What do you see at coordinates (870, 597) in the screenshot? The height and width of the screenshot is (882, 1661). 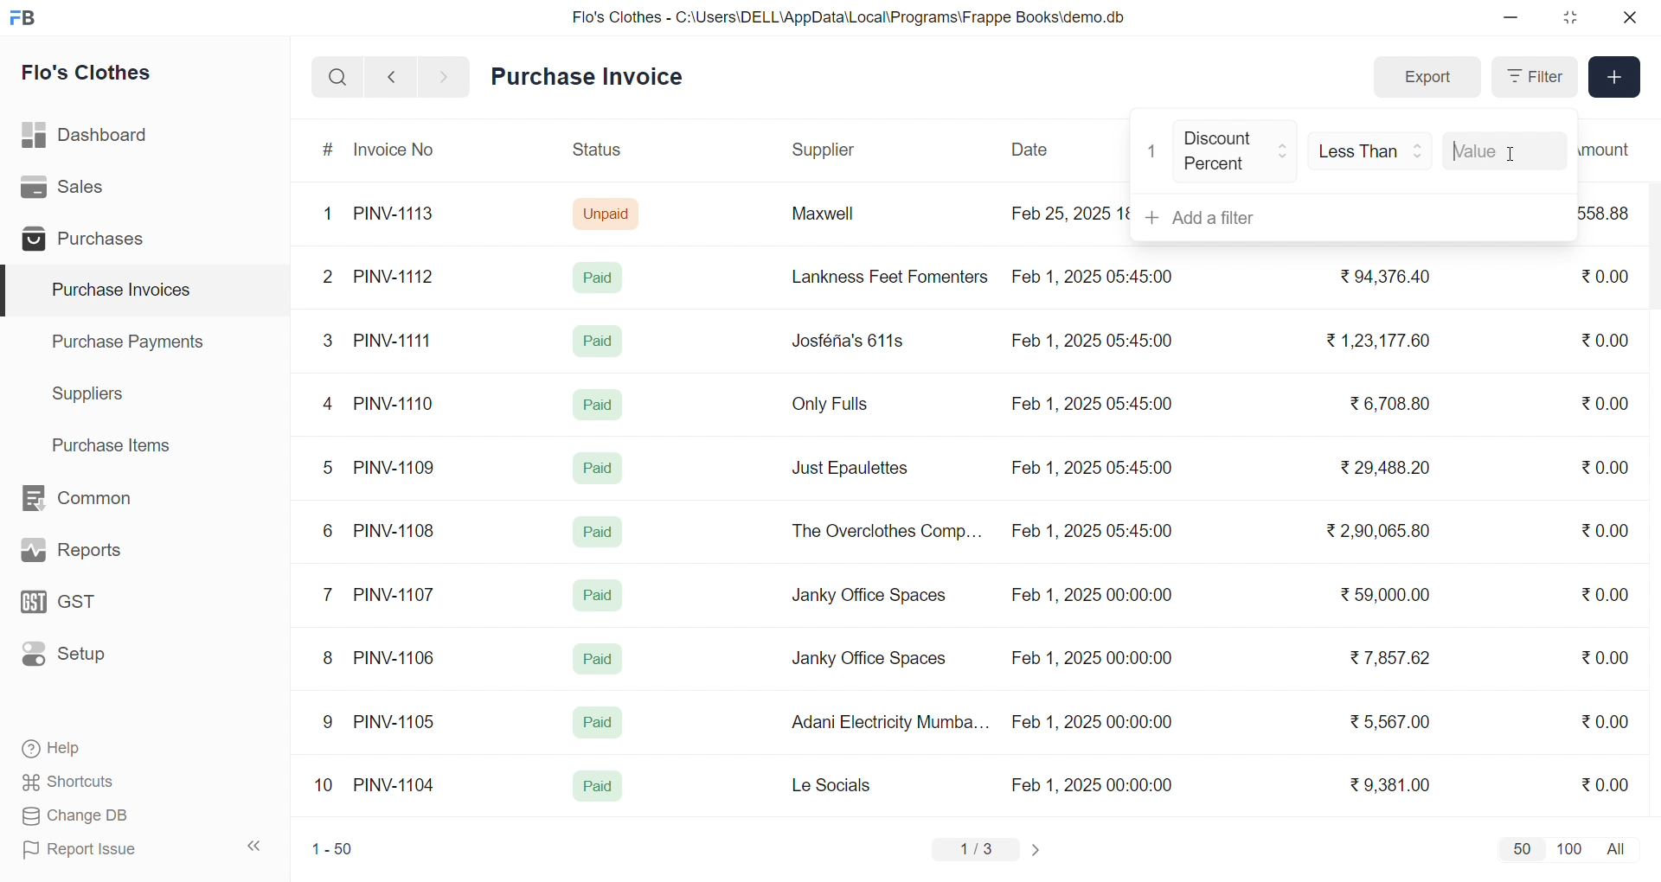 I see `Janky Office Spaces` at bounding box center [870, 597].